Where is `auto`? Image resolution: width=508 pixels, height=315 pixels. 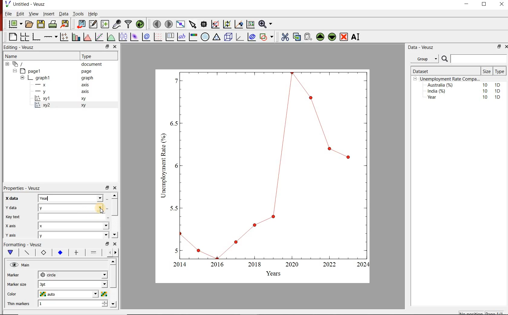 auto is located at coordinates (69, 294).